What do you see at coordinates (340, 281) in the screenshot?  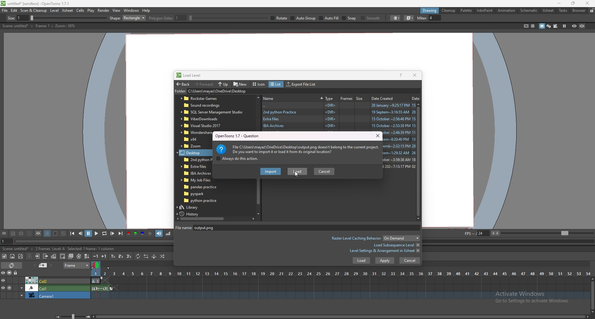 I see `timeline` at bounding box center [340, 281].